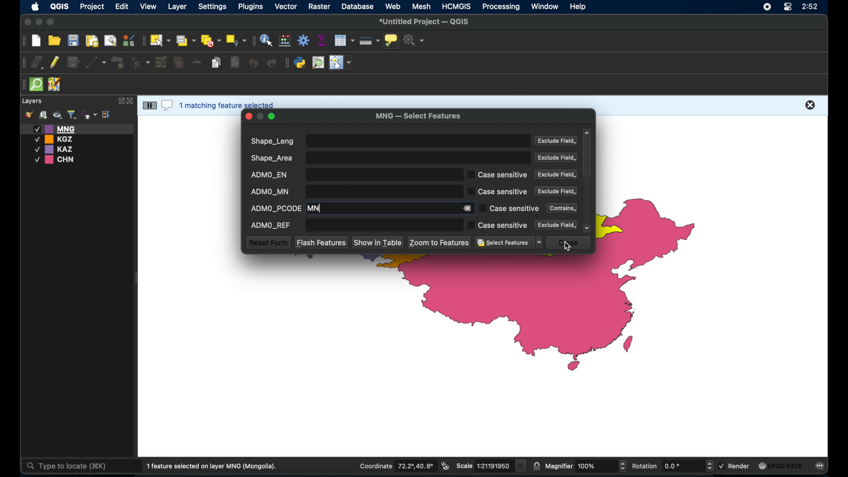 The image size is (848, 477). Describe the element at coordinates (287, 63) in the screenshot. I see `plugins` at that location.